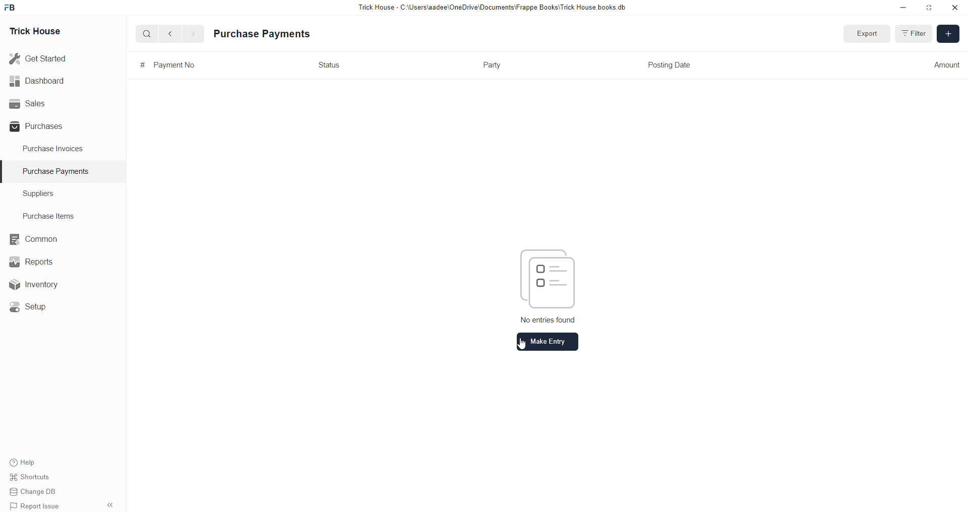  Describe the element at coordinates (164, 65) in the screenshot. I see `# Payment No` at that location.